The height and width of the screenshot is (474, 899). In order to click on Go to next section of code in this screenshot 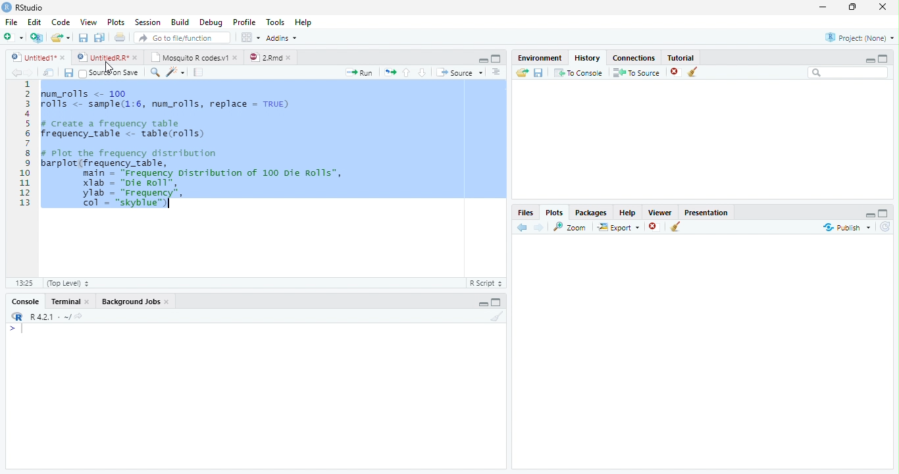, I will do `click(423, 72)`.